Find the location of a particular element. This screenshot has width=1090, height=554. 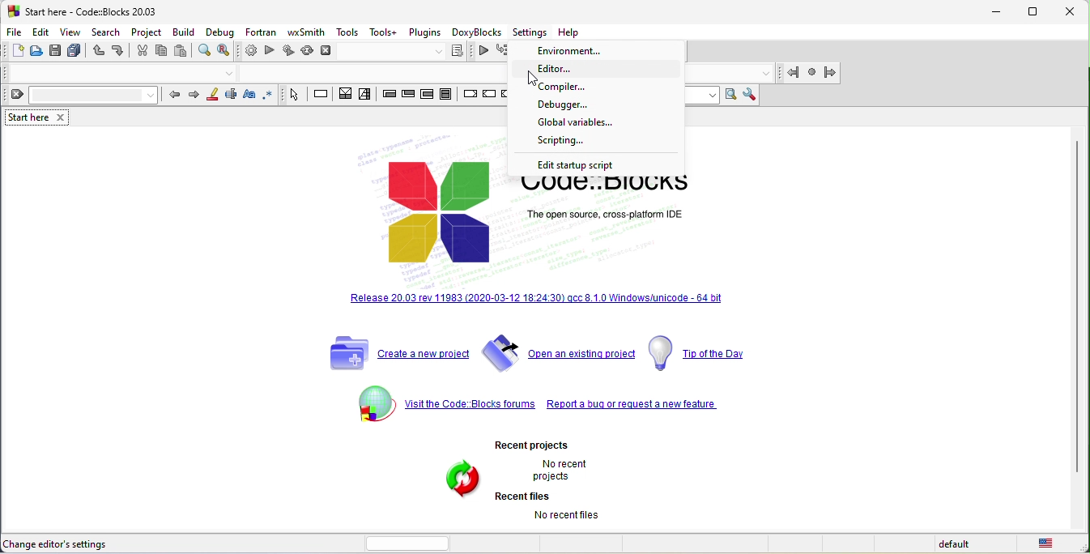

start here-code blocks-20 03 is located at coordinates (106, 11).